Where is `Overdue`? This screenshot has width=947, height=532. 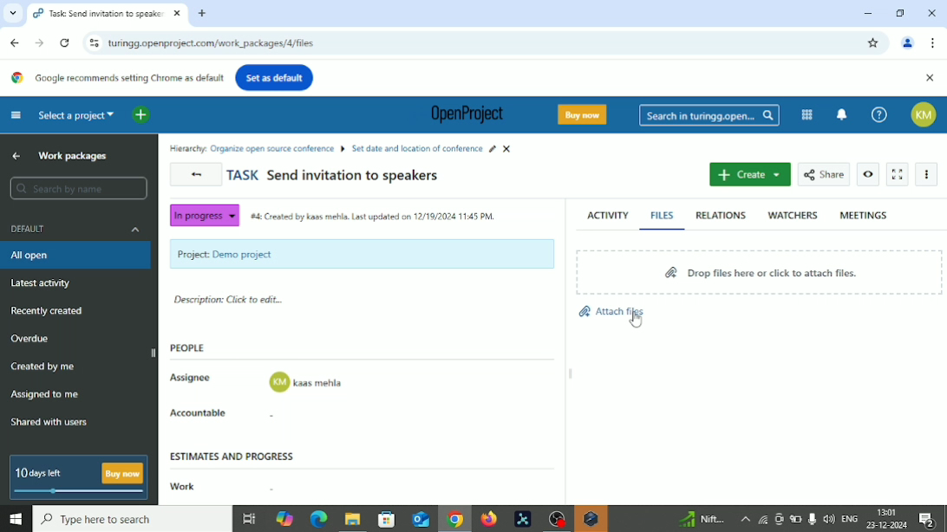 Overdue is located at coordinates (32, 339).